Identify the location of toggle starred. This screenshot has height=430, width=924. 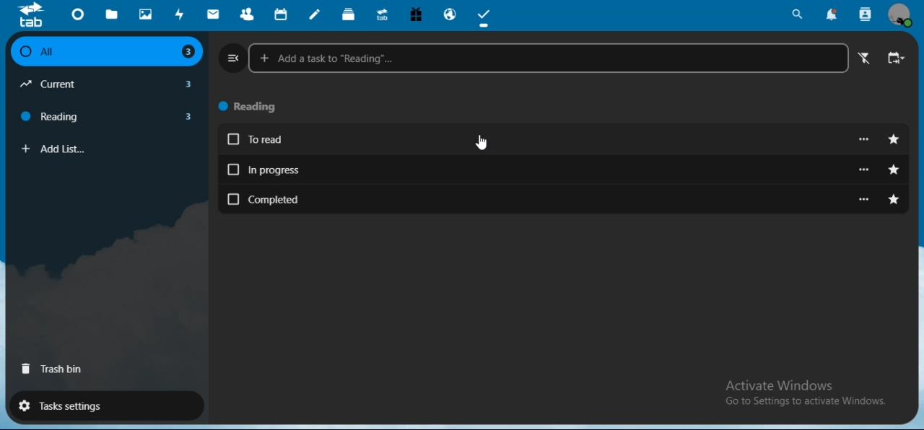
(895, 201).